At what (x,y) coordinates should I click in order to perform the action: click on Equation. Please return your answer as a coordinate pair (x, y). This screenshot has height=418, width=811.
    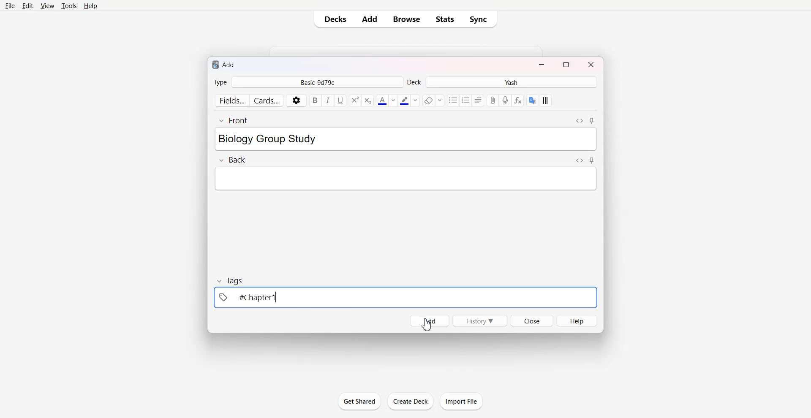
    Looking at the image, I should click on (518, 100).